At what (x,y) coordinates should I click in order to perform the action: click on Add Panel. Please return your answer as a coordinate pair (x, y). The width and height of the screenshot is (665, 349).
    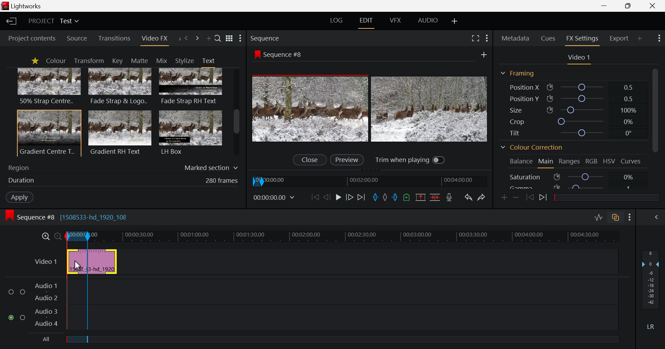
    Looking at the image, I should click on (640, 37).